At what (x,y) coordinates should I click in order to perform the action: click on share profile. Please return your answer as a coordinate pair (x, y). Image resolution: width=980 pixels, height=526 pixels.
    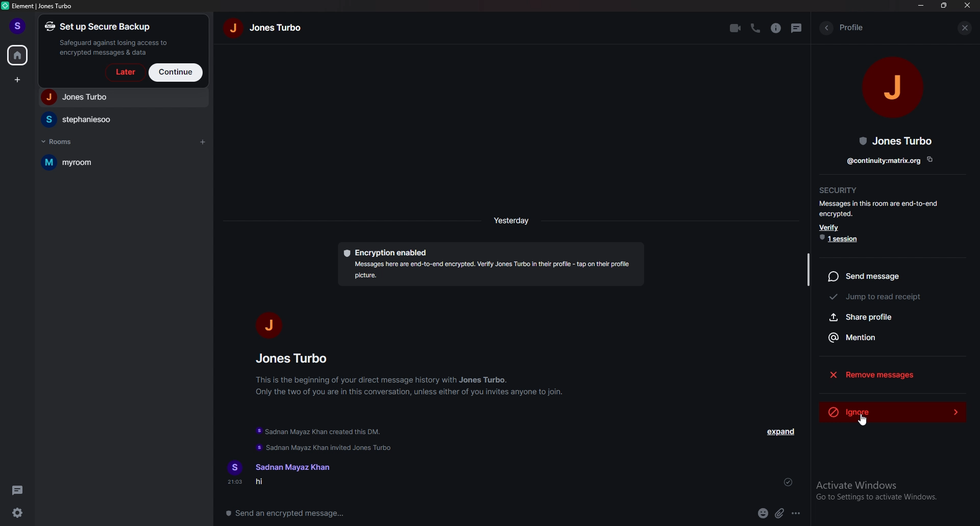
    Looking at the image, I should click on (890, 317).